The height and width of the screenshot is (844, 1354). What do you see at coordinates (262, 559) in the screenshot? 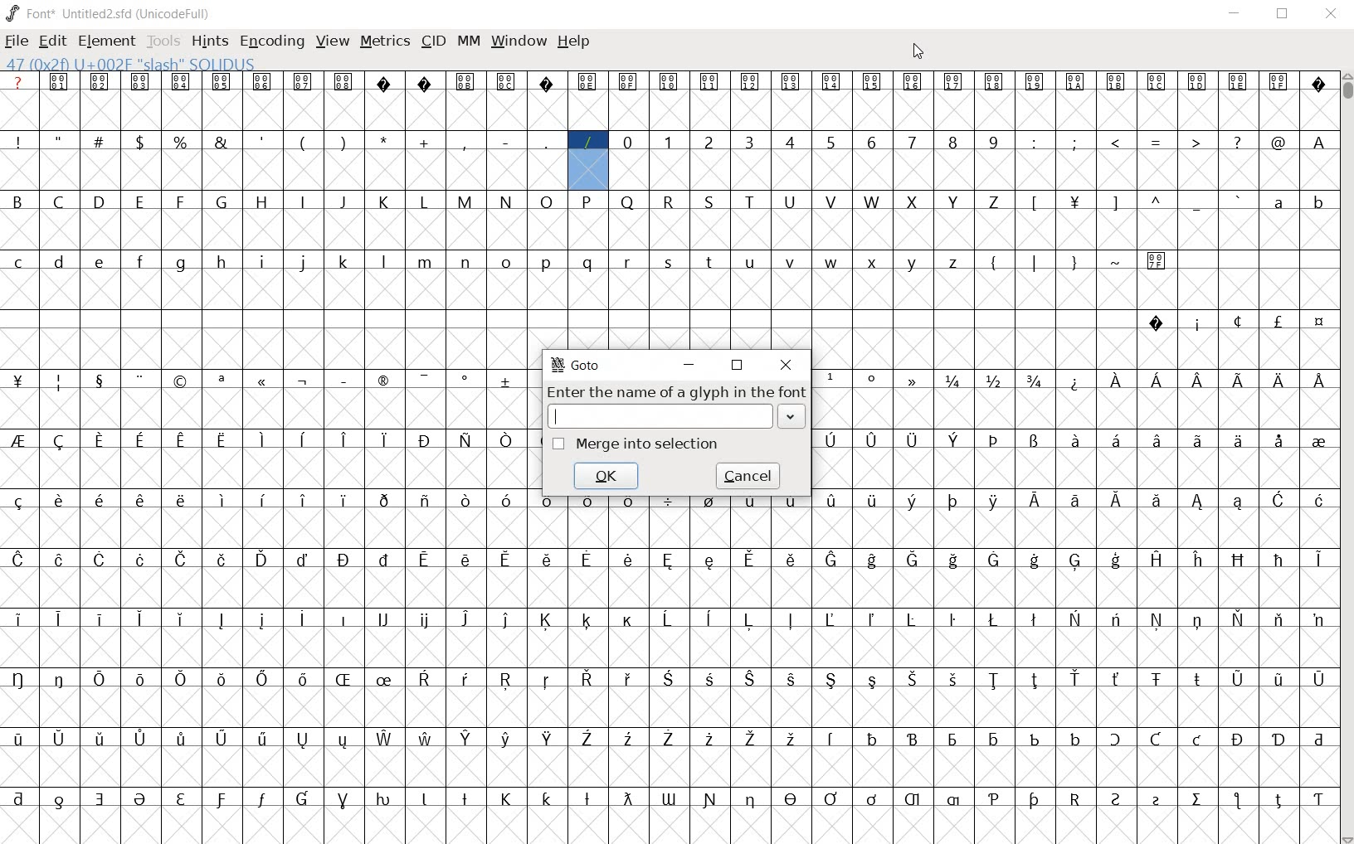
I see `glyph` at bounding box center [262, 559].